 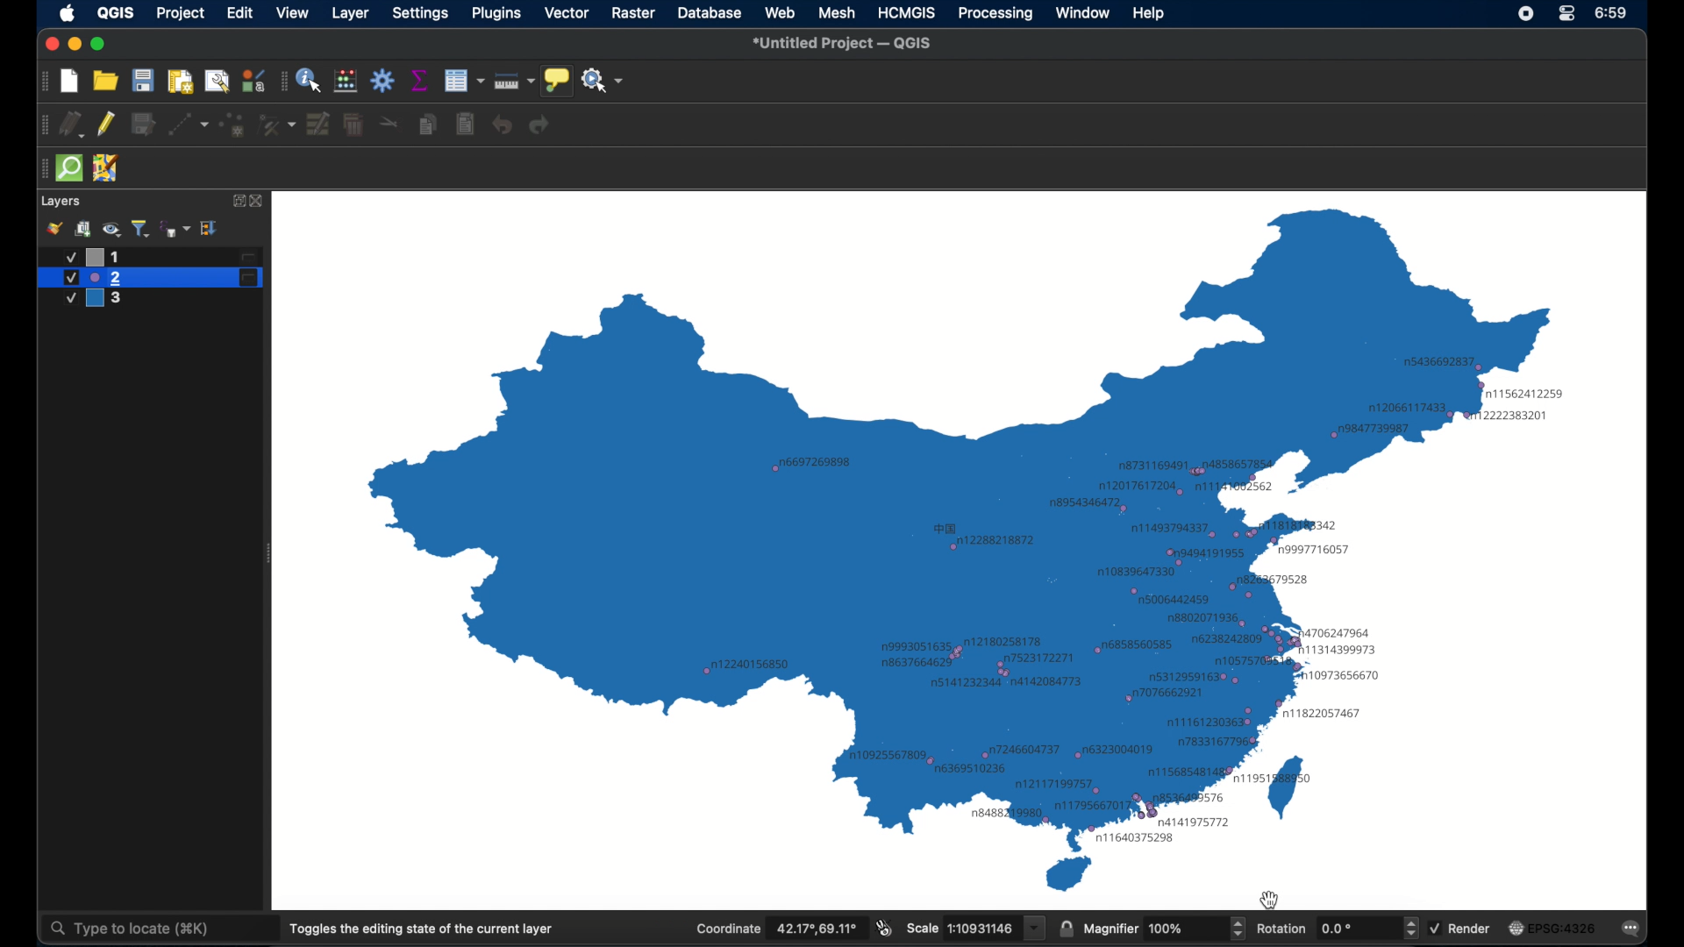 What do you see at coordinates (352, 14) in the screenshot?
I see `layer` at bounding box center [352, 14].